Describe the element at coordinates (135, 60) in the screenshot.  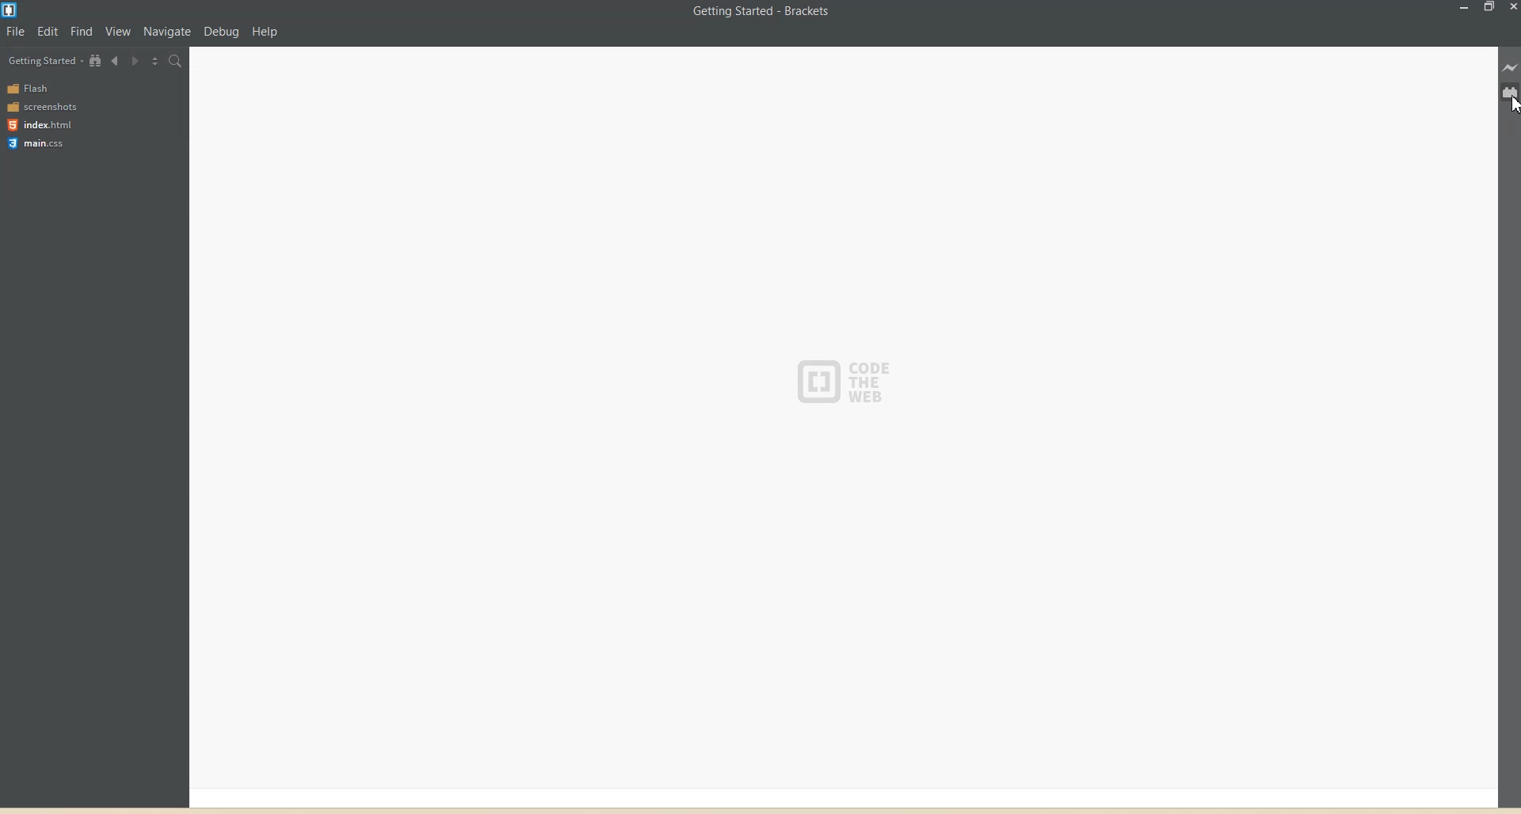
I see `Navigate Forwards` at that location.